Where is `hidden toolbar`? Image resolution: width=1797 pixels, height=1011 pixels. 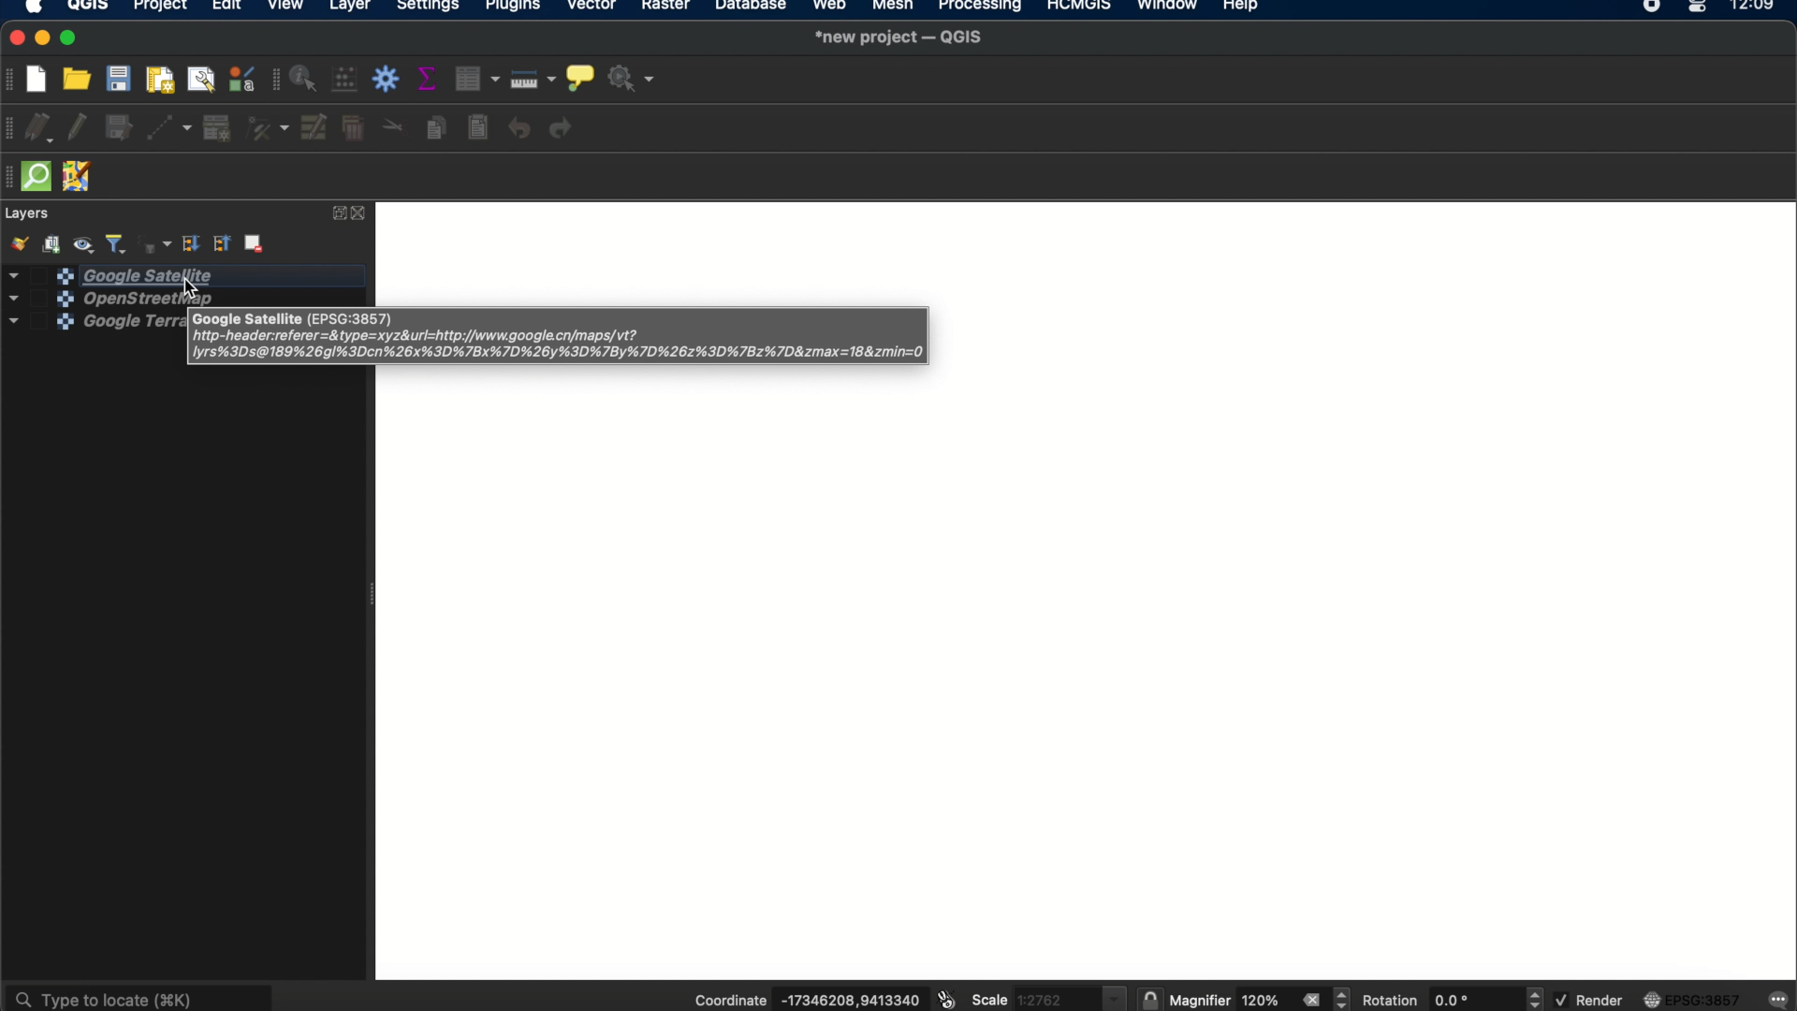 hidden toolbar is located at coordinates (11, 177).